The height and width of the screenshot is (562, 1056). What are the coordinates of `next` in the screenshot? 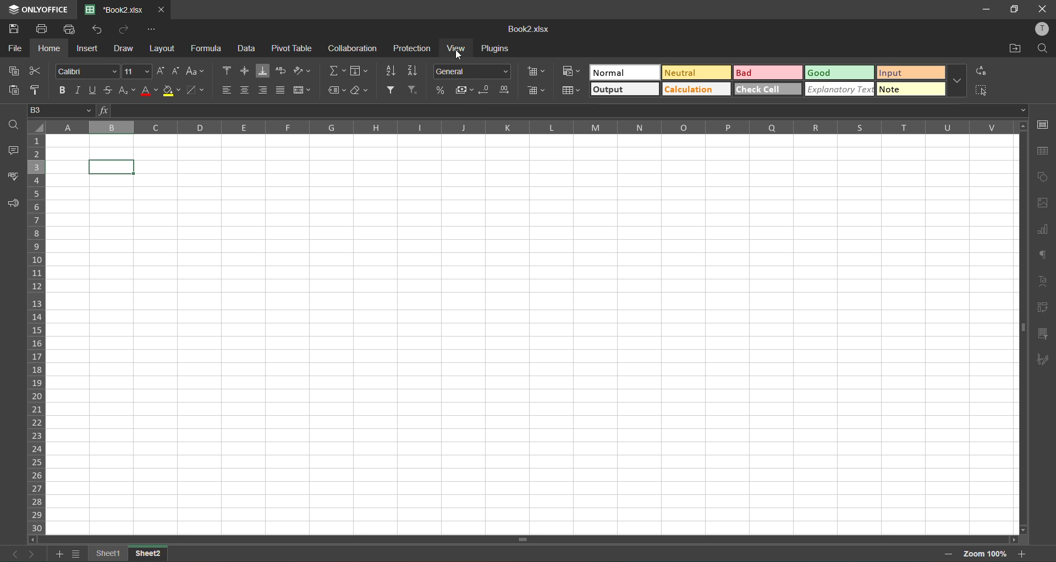 It's located at (30, 553).